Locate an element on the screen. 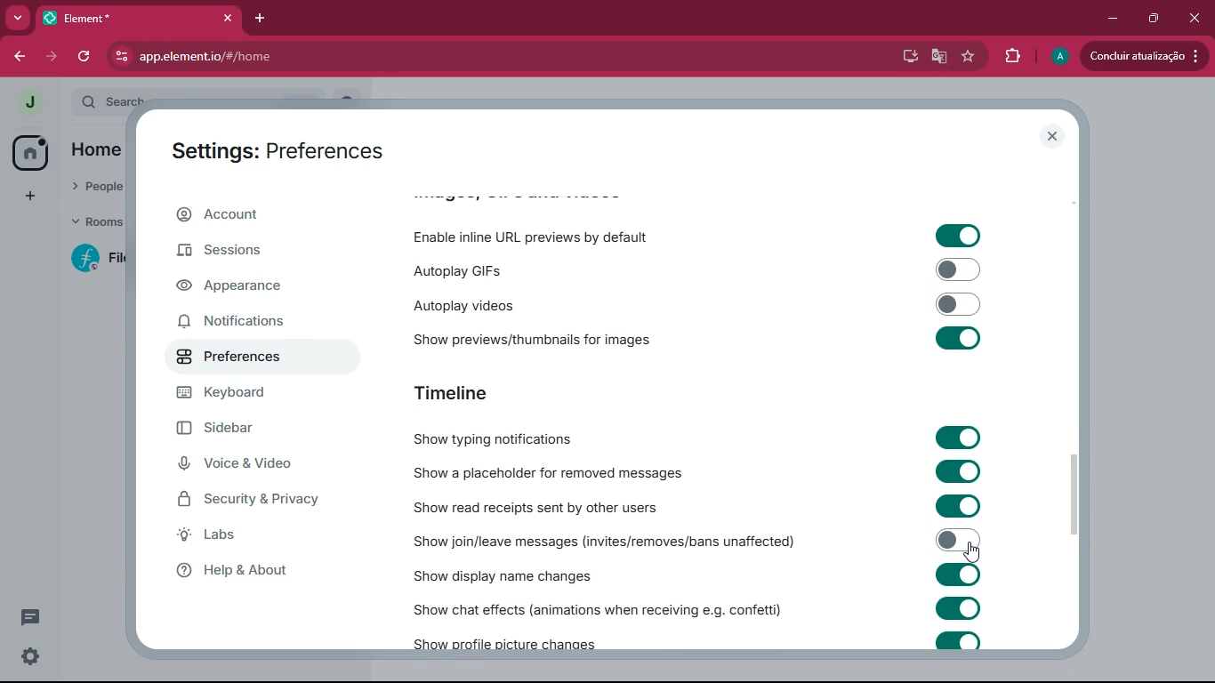 This screenshot has height=683, width=1215. appearance is located at coordinates (241, 285).